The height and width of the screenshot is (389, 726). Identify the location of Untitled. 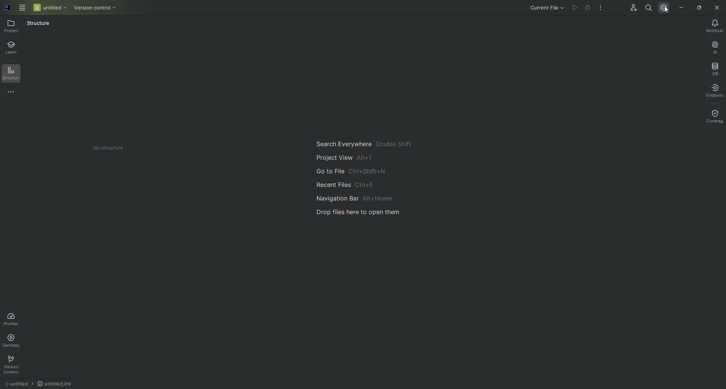
(51, 8).